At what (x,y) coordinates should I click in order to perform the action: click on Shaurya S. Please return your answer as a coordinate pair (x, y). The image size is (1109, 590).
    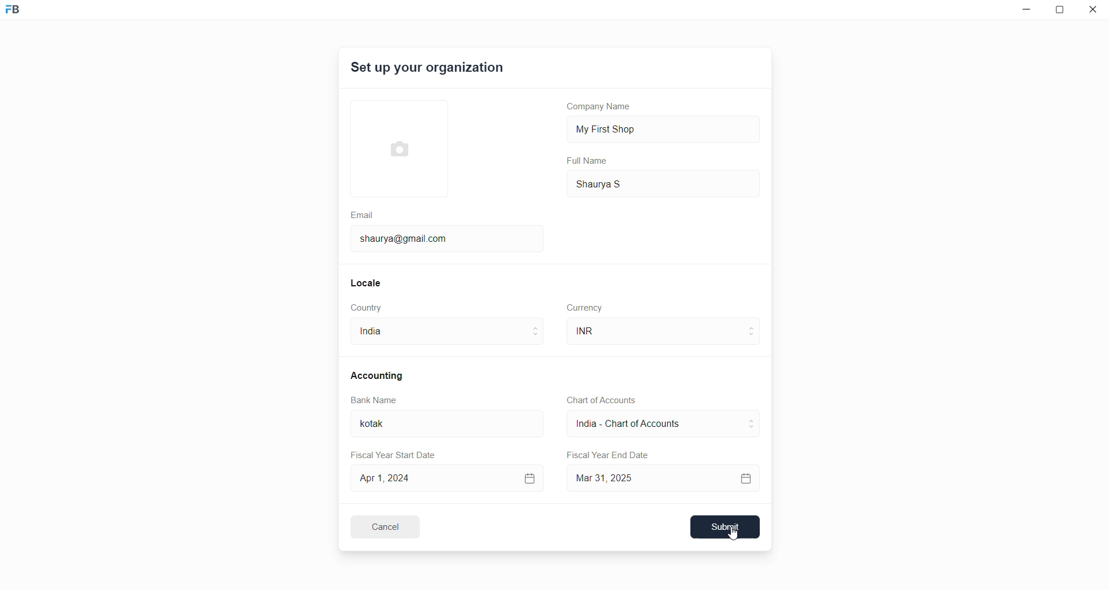
    Looking at the image, I should click on (616, 183).